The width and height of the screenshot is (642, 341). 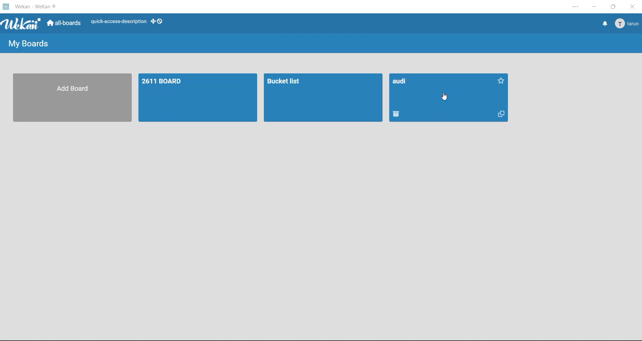 What do you see at coordinates (436, 91) in the screenshot?
I see `audi` at bounding box center [436, 91].